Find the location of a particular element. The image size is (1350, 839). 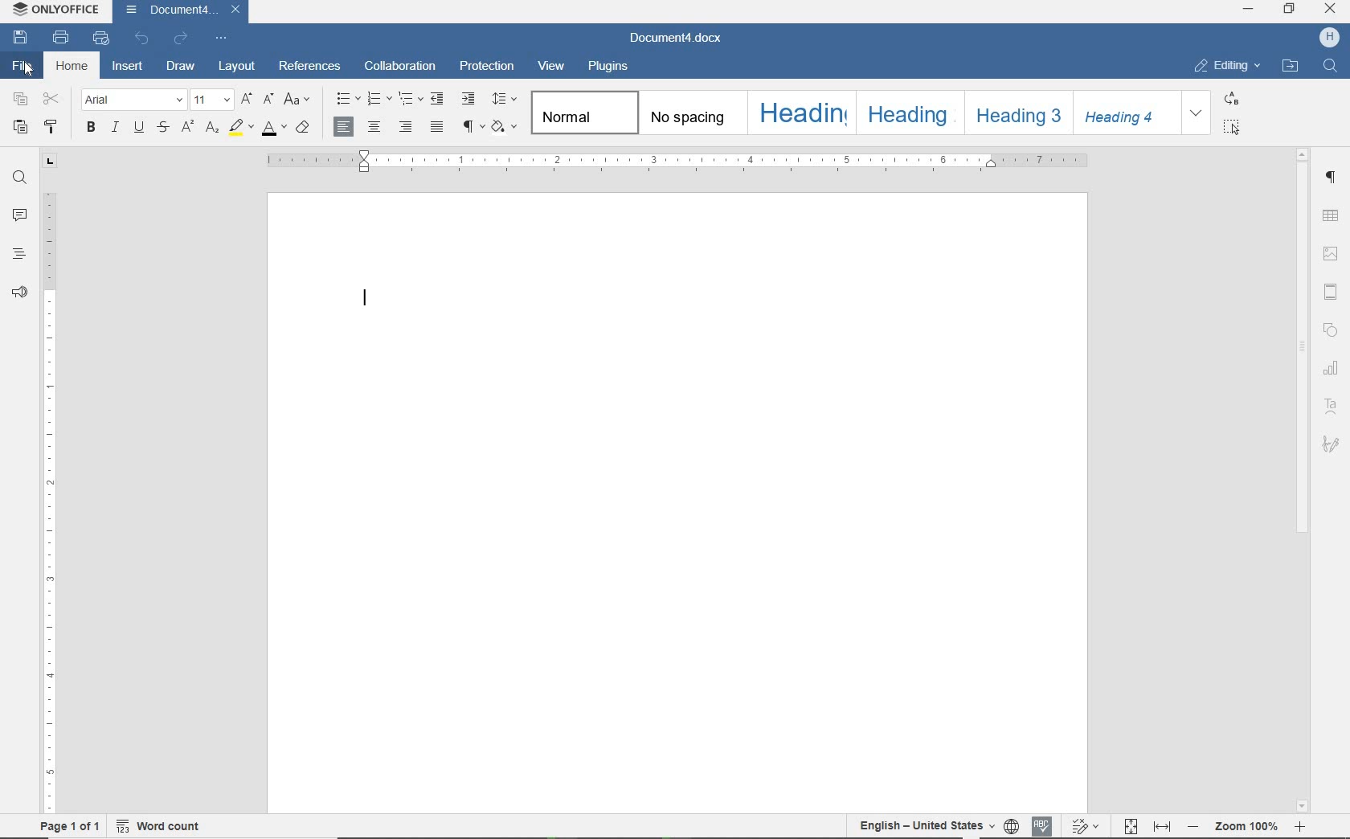

font size is located at coordinates (214, 100).